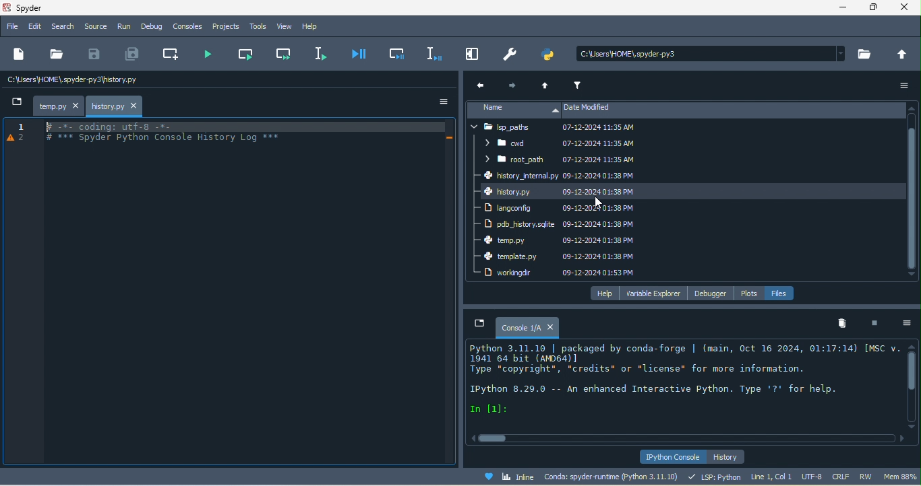 The image size is (921, 486). What do you see at coordinates (79, 80) in the screenshot?
I see `c\users\home\spyder/temp.py` at bounding box center [79, 80].